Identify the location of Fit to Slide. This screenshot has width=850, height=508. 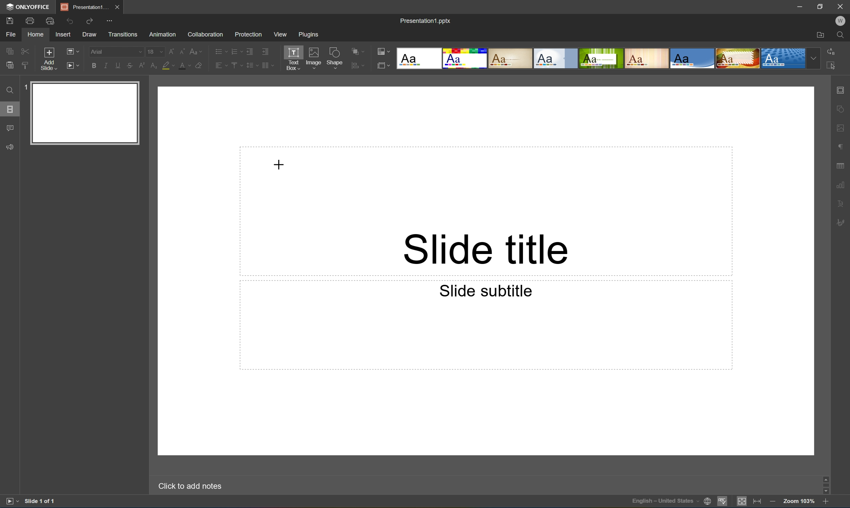
(743, 501).